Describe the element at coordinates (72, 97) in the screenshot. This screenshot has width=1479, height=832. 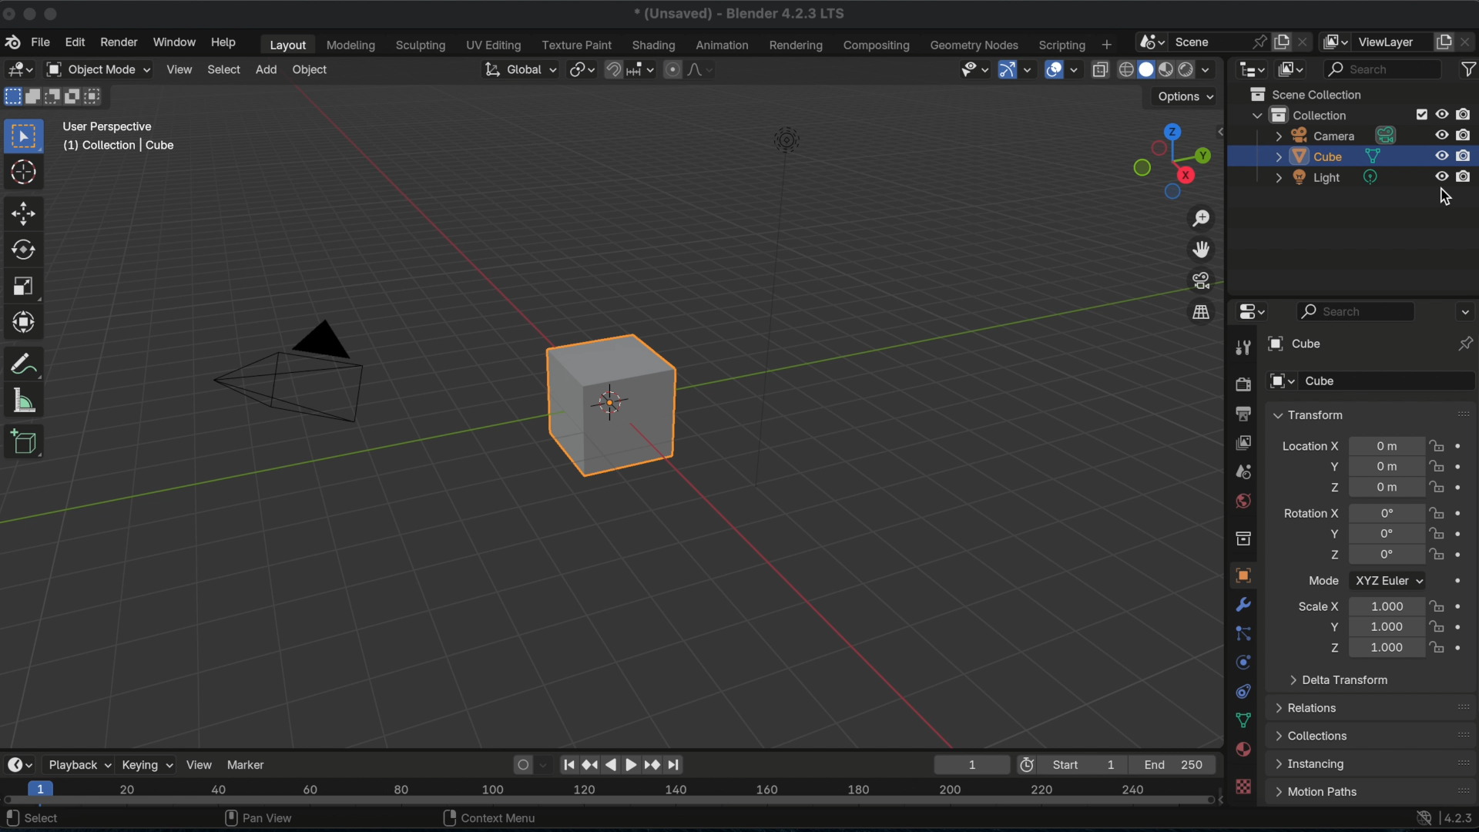
I see `mode invert existing collection` at that location.